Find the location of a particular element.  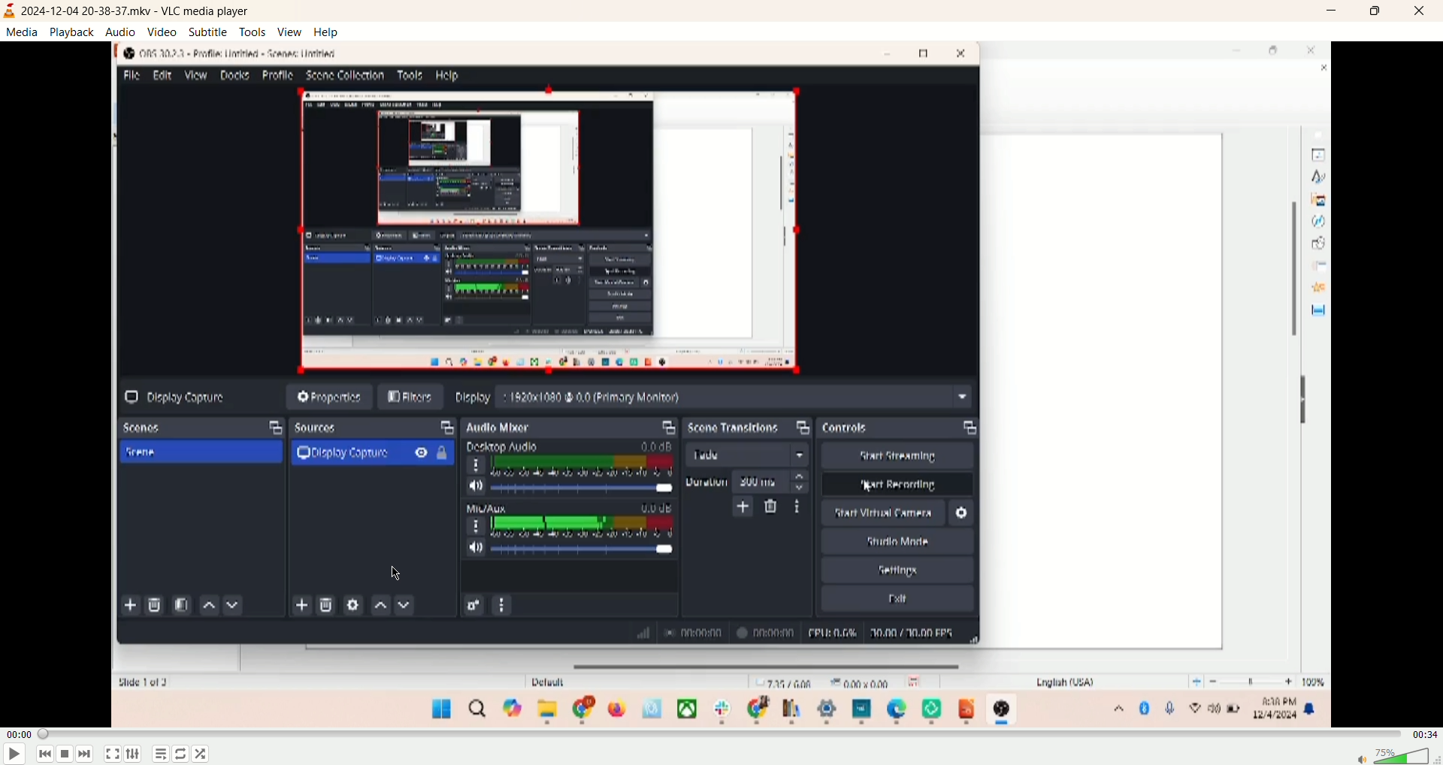

view is located at coordinates (291, 31).